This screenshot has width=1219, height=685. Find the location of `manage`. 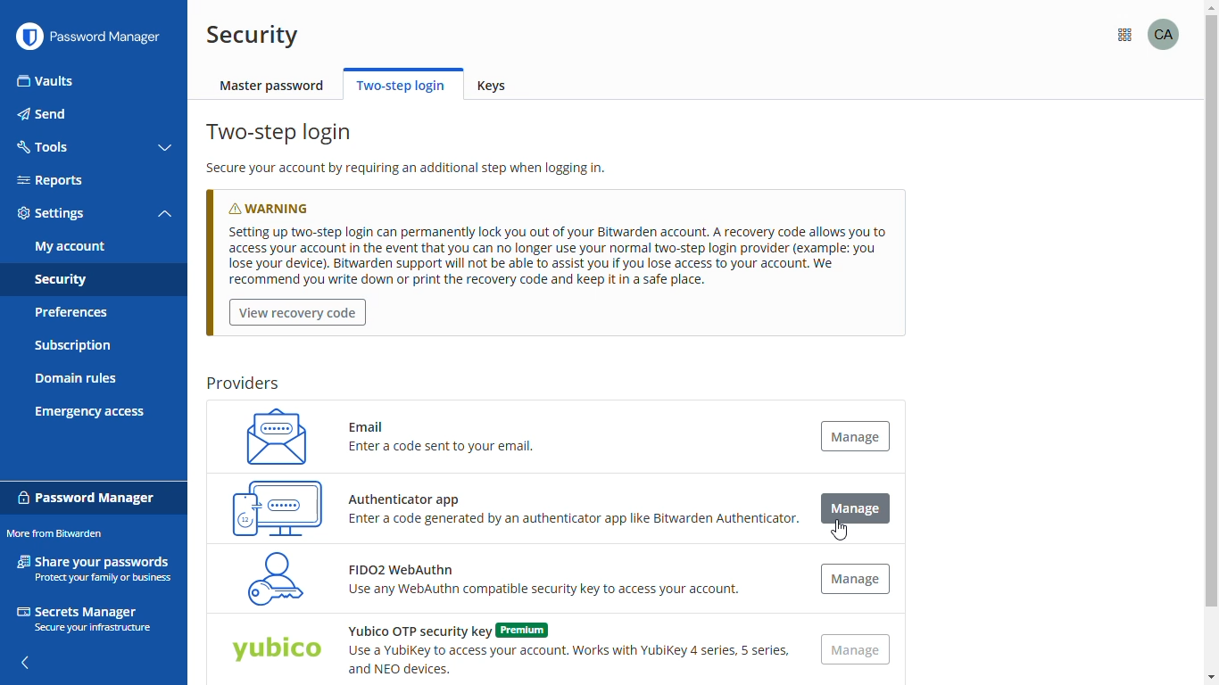

manage is located at coordinates (856, 508).